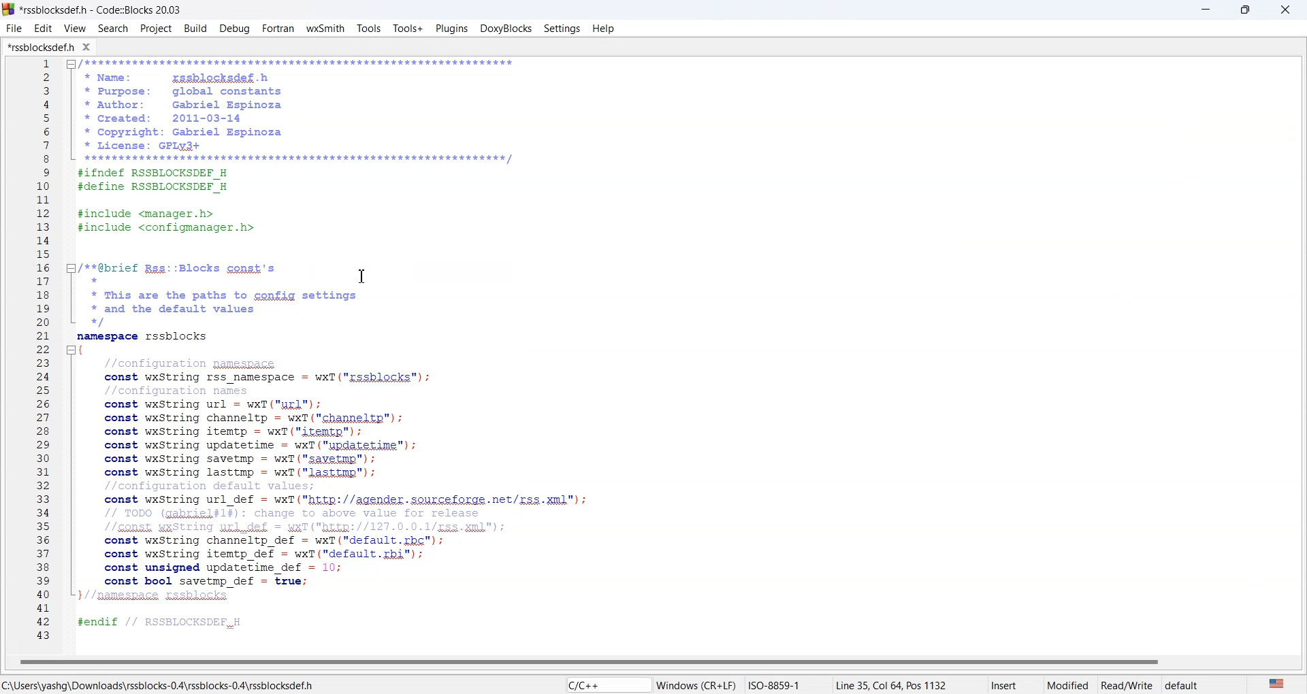  I want to click on View, so click(75, 29).